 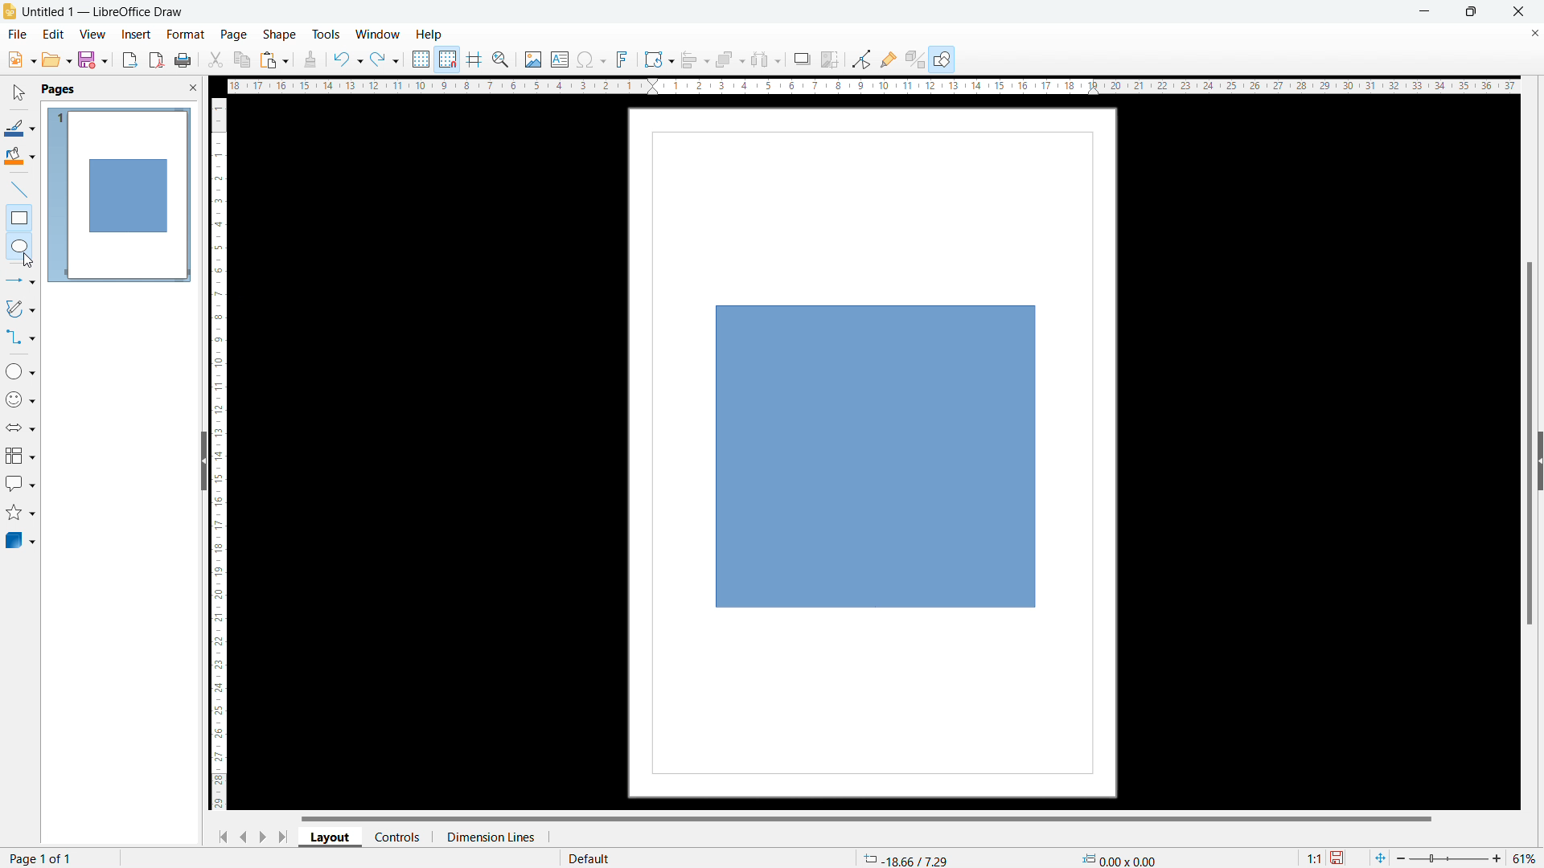 I want to click on window, so click(x=379, y=35).